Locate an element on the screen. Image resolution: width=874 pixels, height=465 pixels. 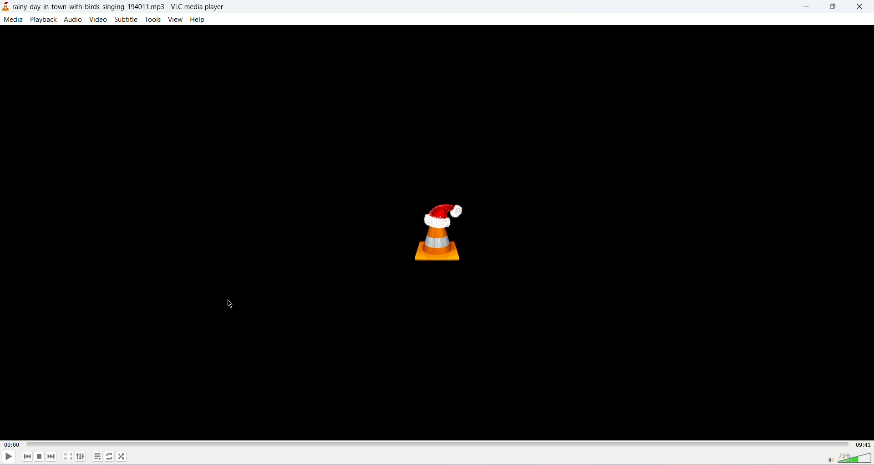
stop is located at coordinates (40, 455).